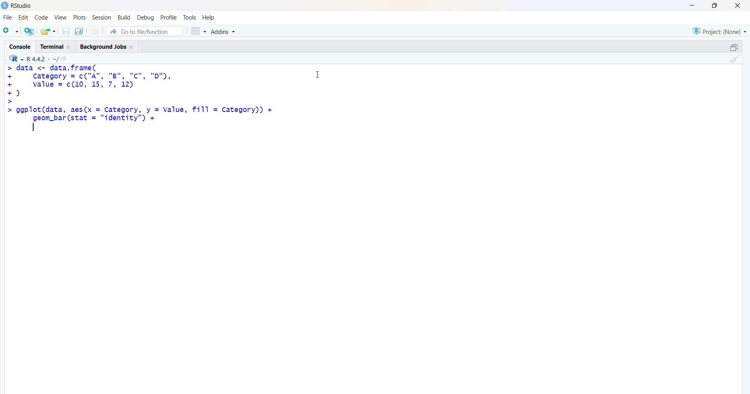 The height and width of the screenshot is (394, 750). Describe the element at coordinates (168, 18) in the screenshot. I see `profile` at that location.